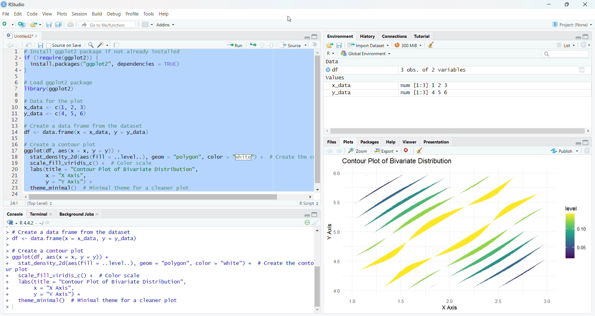 Image resolution: width=595 pixels, height=316 pixels. Describe the element at coordinates (577, 143) in the screenshot. I see `hide r script` at that location.